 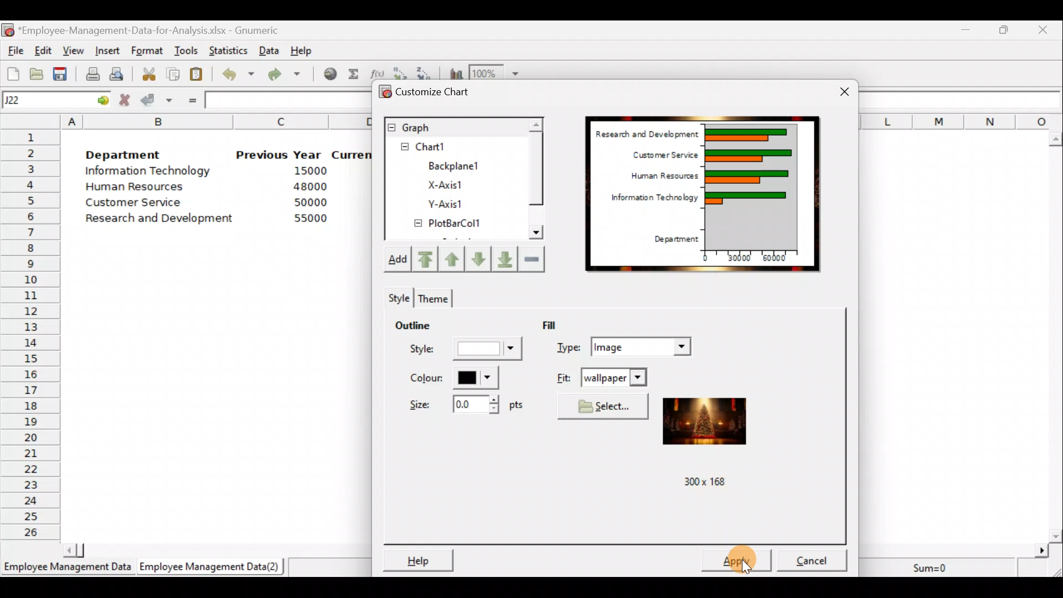 I want to click on Human Resources, so click(x=657, y=177).